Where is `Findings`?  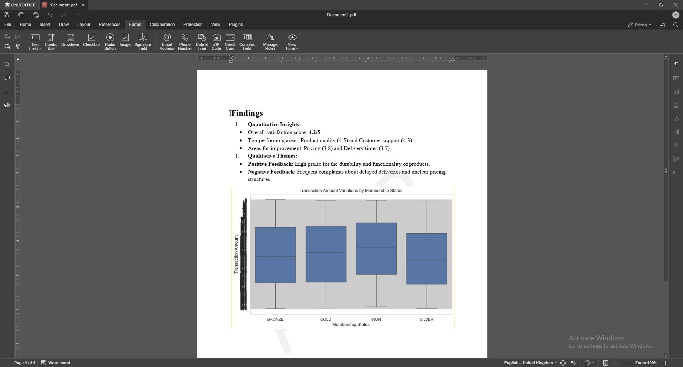 Findings is located at coordinates (249, 112).